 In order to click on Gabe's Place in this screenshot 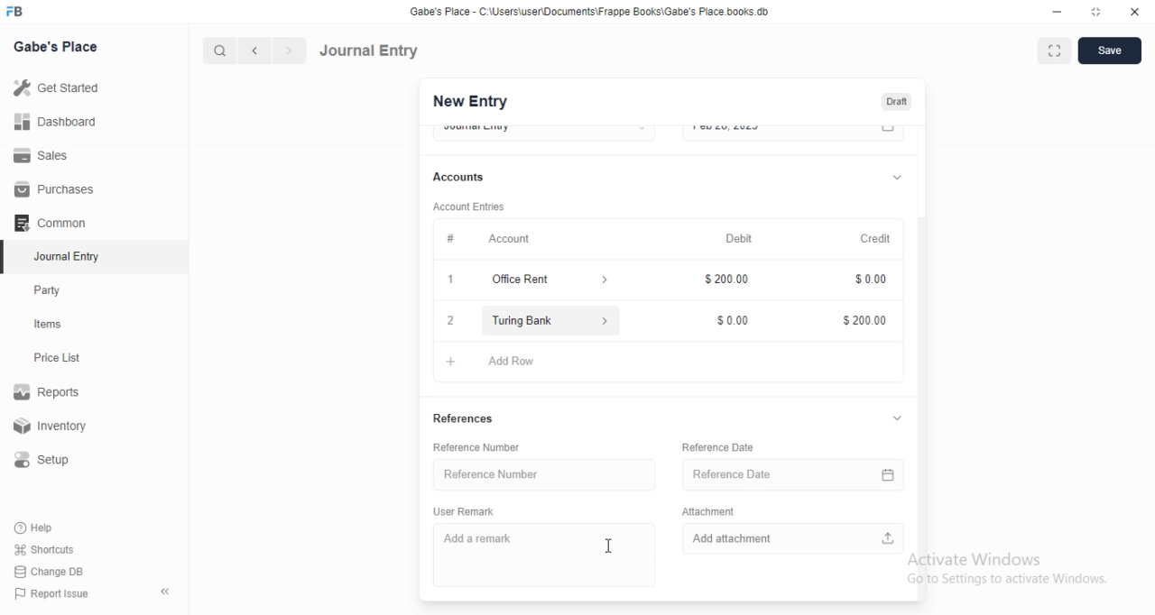, I will do `click(58, 46)`.